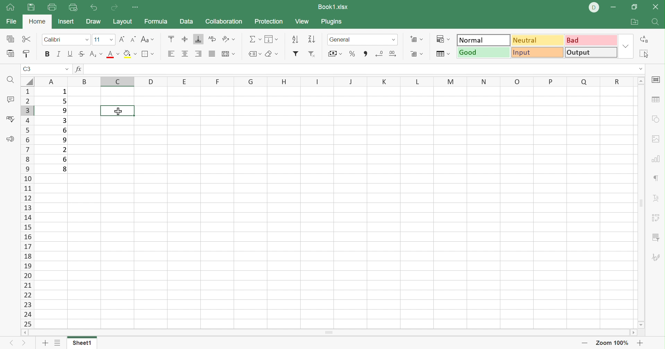 The image size is (665, 349). I want to click on Find, so click(656, 23).